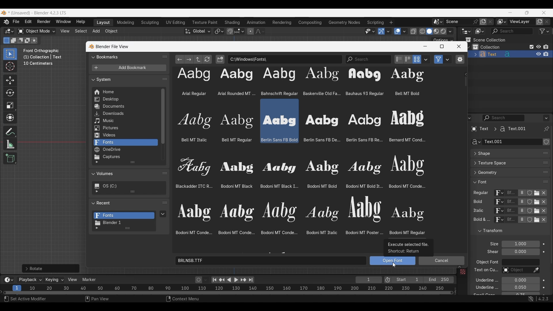 The width and height of the screenshot is (553, 311). Describe the element at coordinates (10, 118) in the screenshot. I see `Transform` at that location.